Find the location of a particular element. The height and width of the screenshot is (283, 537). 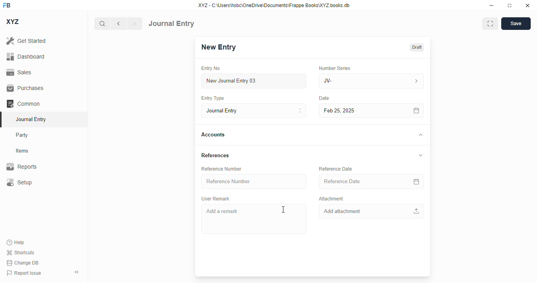

number series is located at coordinates (333, 68).